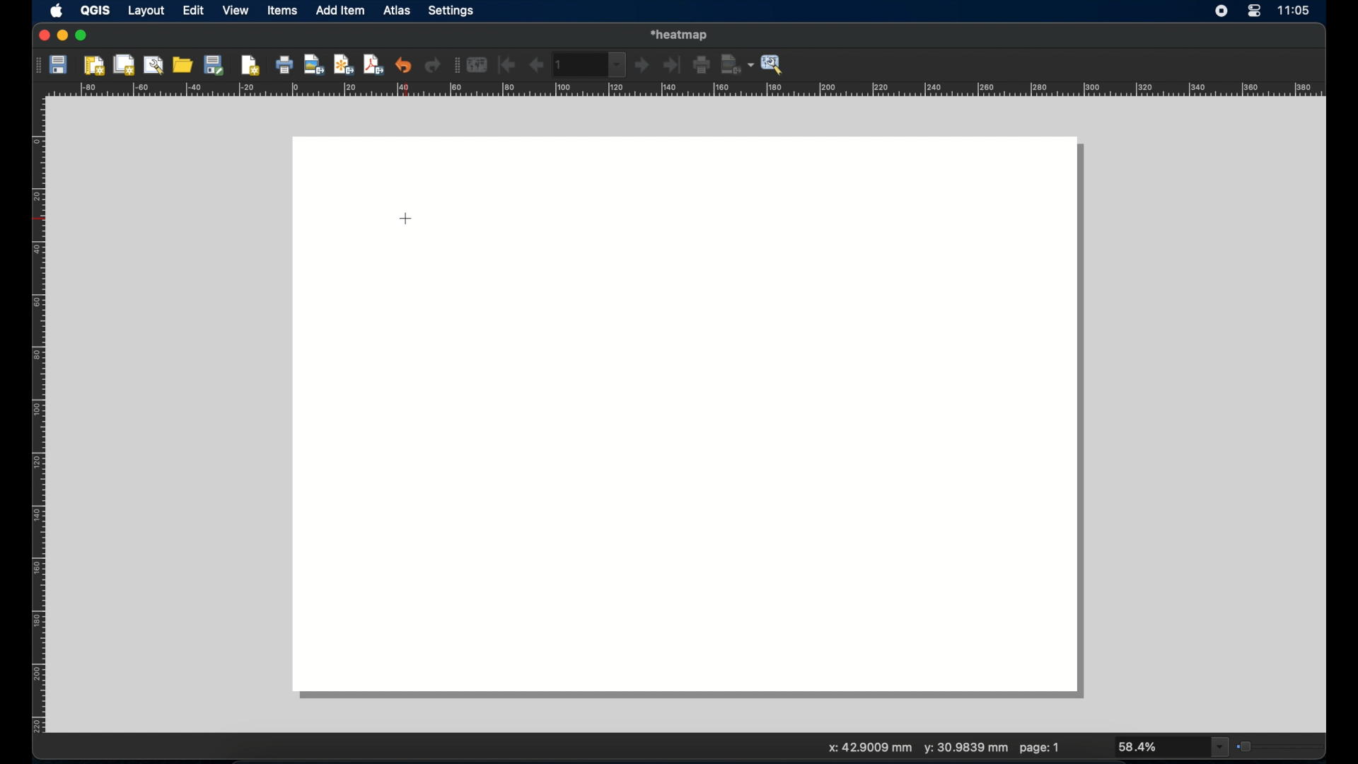  What do you see at coordinates (405, 218) in the screenshot?
I see `cursor` at bounding box center [405, 218].